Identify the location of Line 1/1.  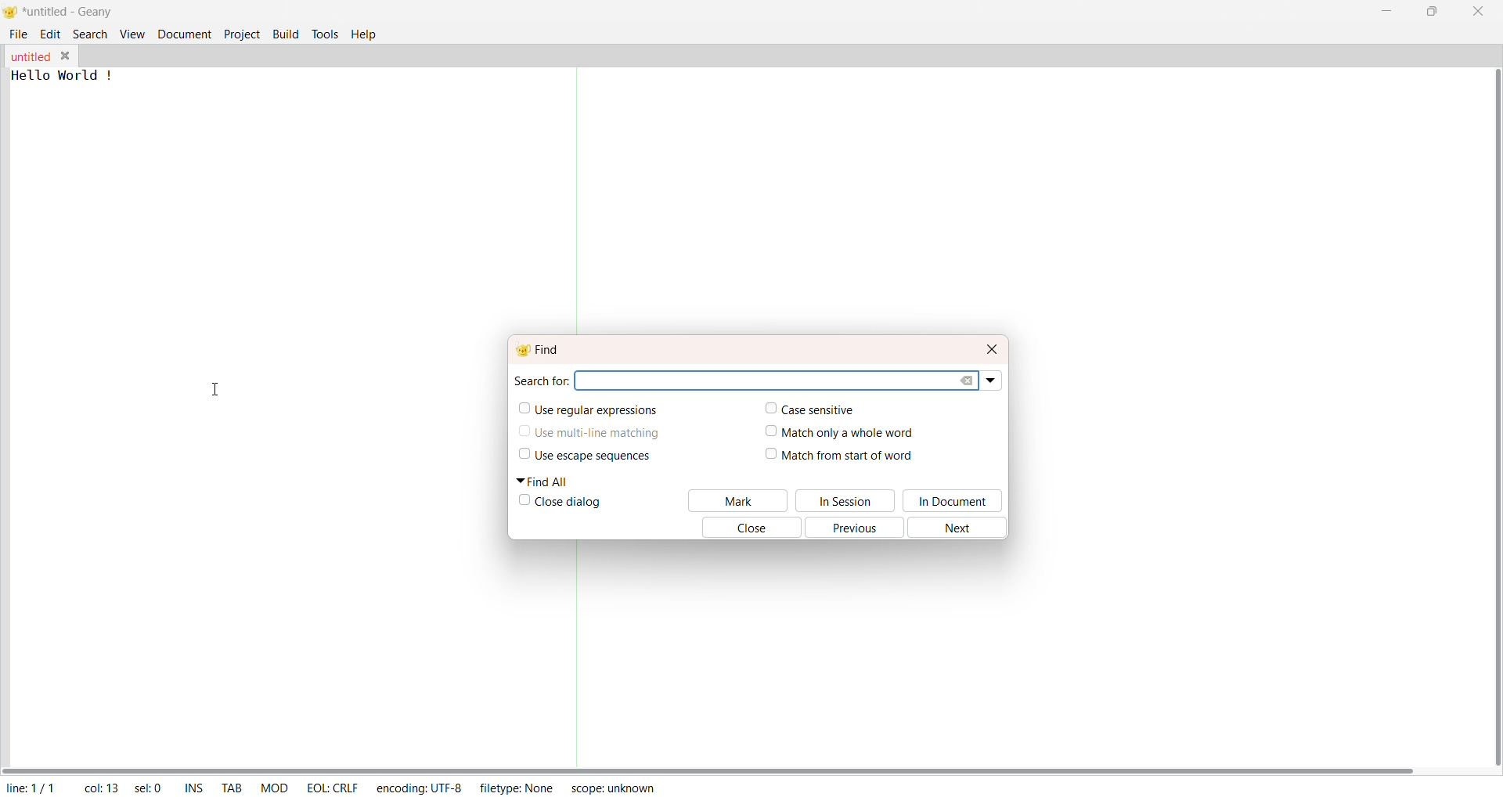
(34, 785).